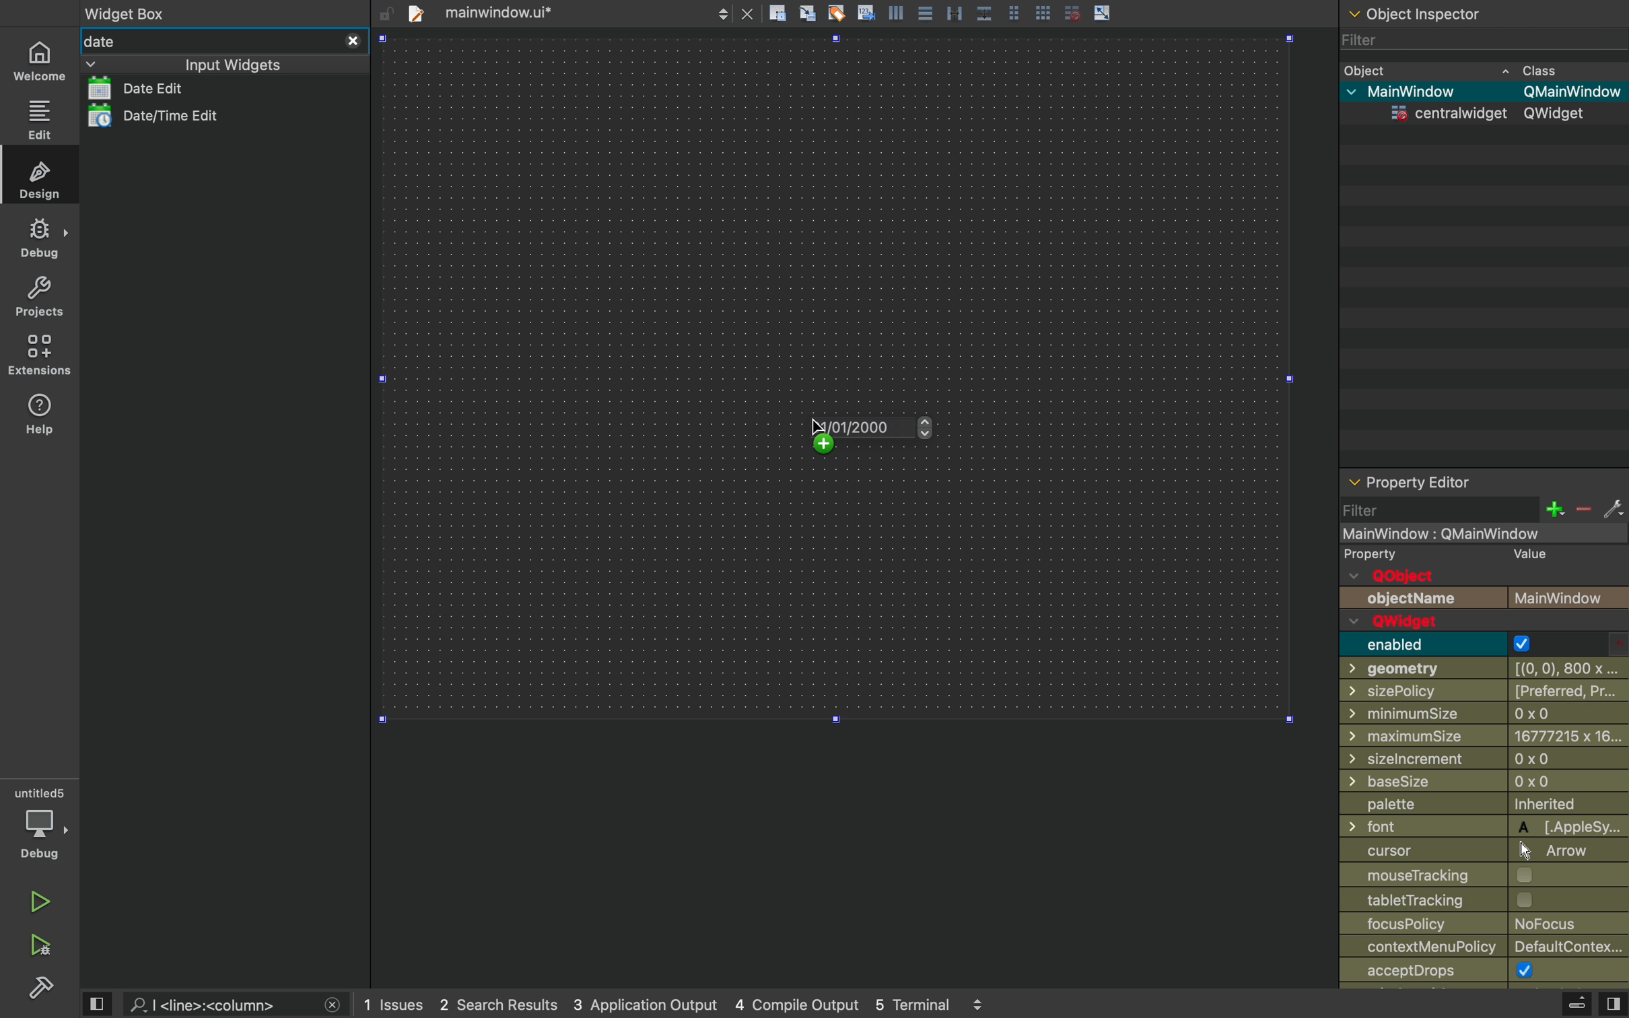  I want to click on object, so click(1467, 69).